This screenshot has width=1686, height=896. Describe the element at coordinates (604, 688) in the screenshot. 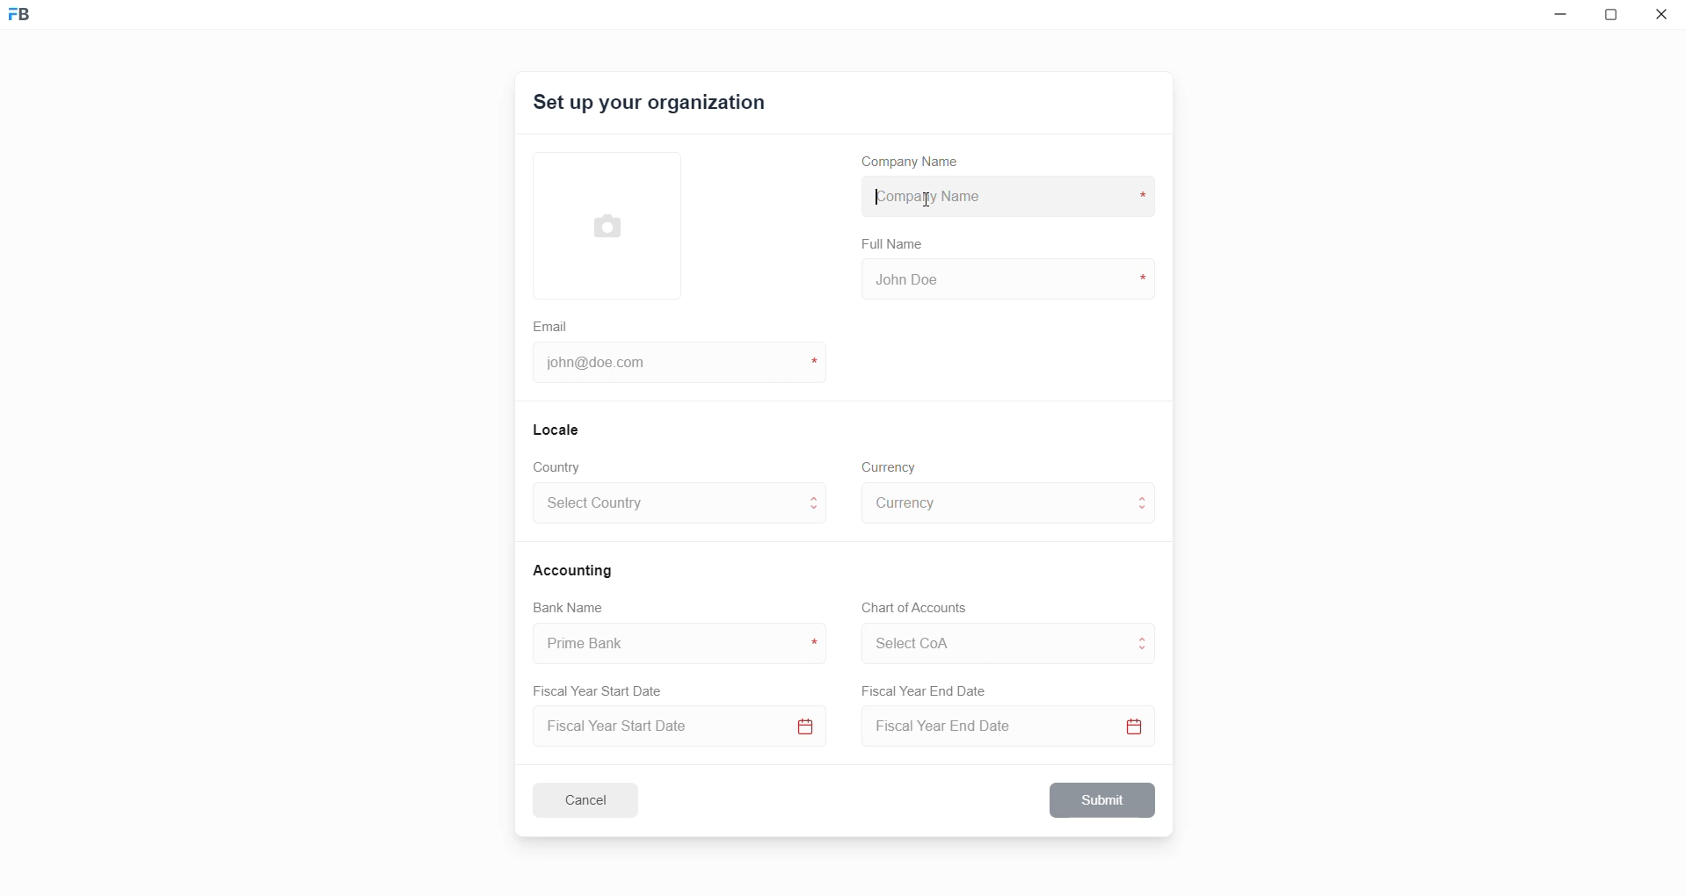

I see `Fiscal Year Start Date` at that location.